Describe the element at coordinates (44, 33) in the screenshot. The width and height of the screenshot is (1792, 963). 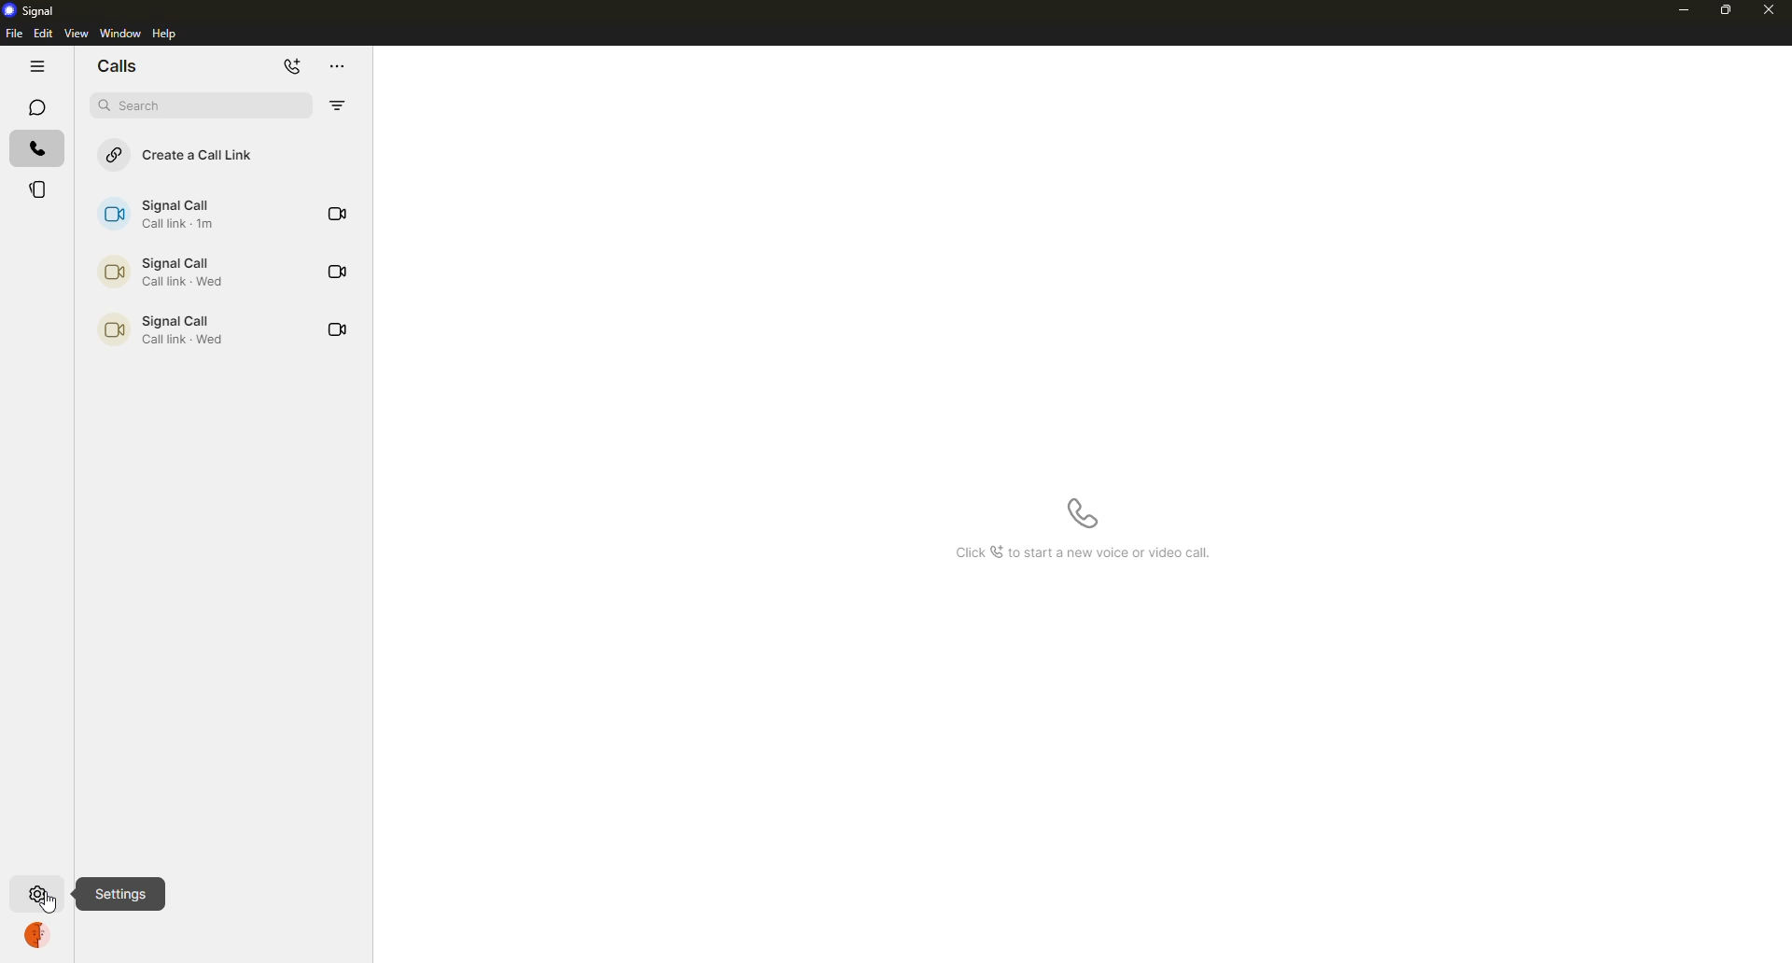
I see `edit` at that location.